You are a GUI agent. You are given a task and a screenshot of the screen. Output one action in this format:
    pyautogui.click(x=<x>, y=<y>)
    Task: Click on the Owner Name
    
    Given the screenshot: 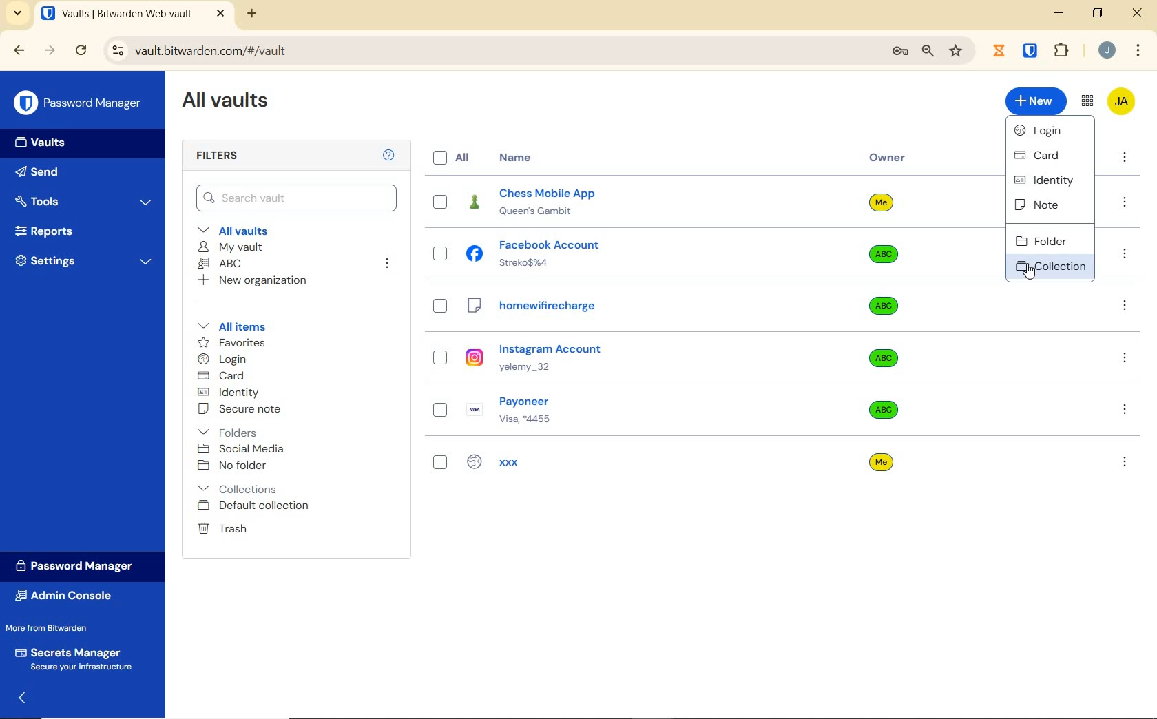 What is the action you would take?
    pyautogui.click(x=884, y=335)
    